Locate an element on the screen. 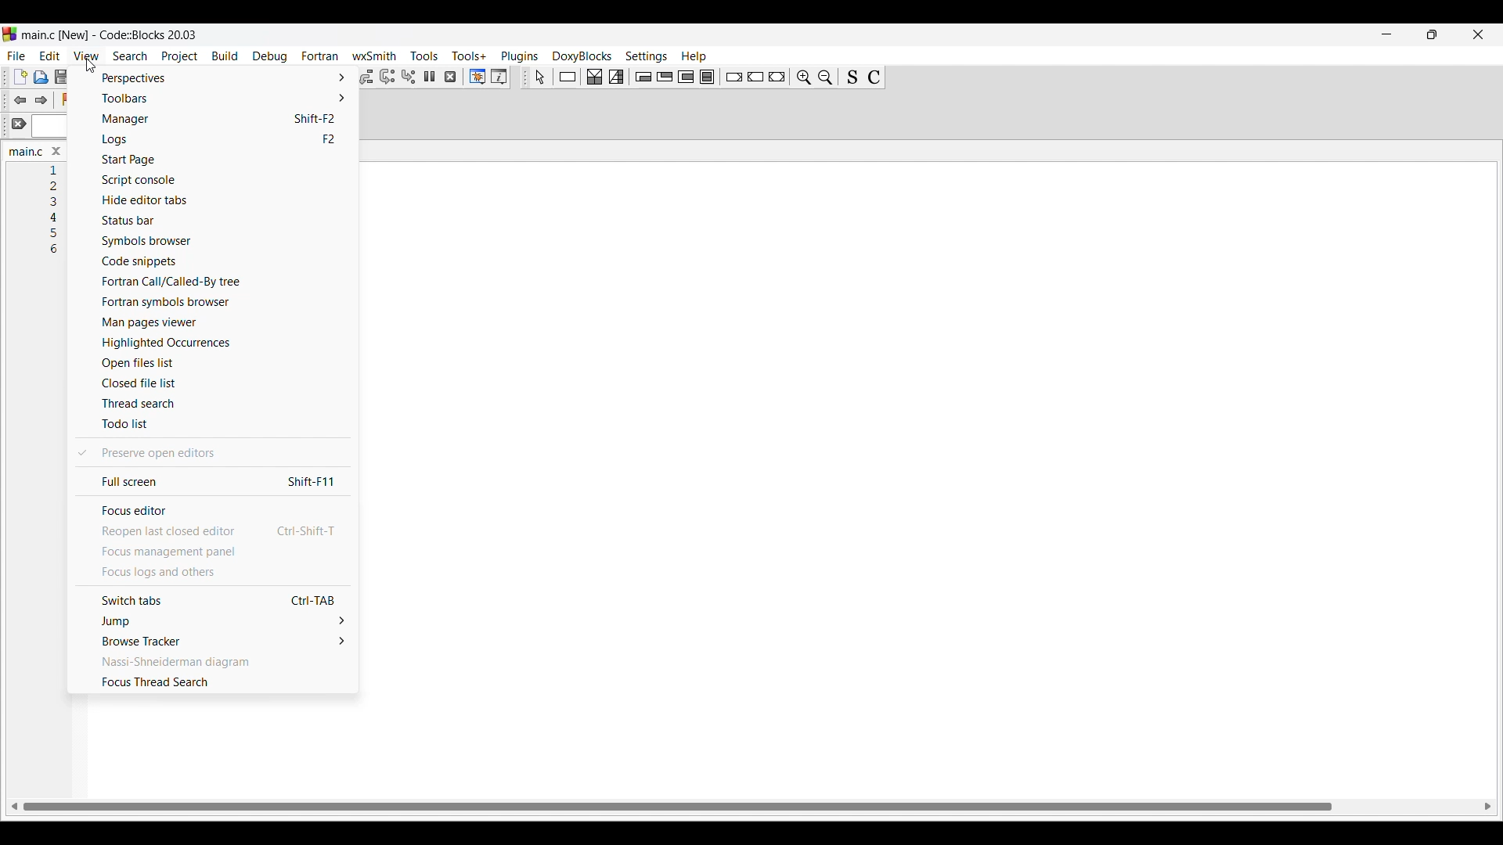 The width and height of the screenshot is (1503, 845). Fortran symbols browser is located at coordinates (218, 303).